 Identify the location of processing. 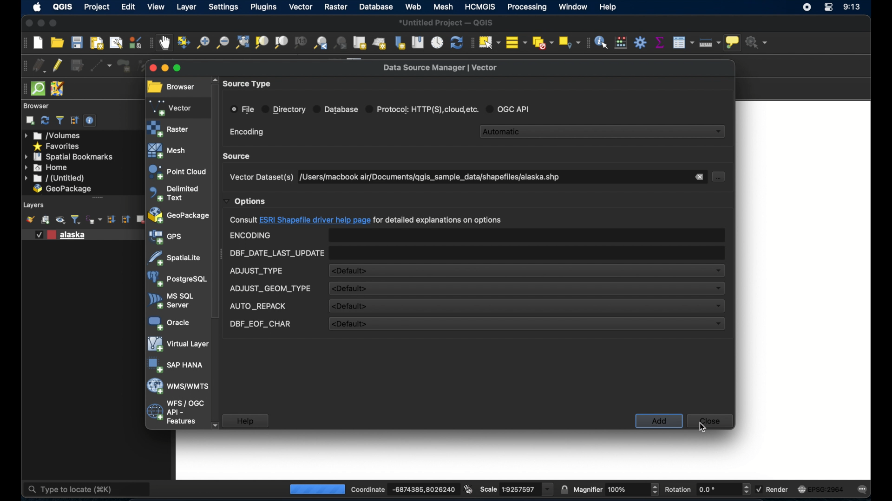
(316, 489).